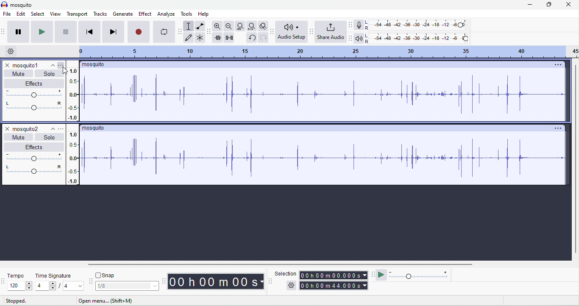  I want to click on snap, so click(110, 275).